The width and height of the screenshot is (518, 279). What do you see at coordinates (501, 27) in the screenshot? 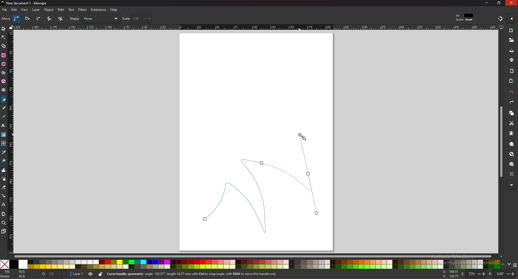
I see `display options` at bounding box center [501, 27].